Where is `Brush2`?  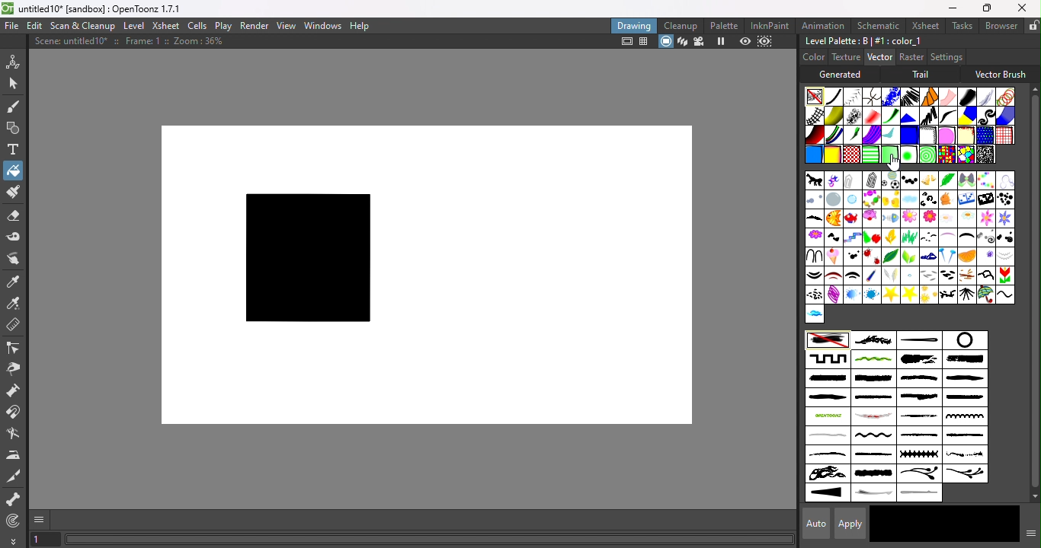
Brush2 is located at coordinates (1004, 180).